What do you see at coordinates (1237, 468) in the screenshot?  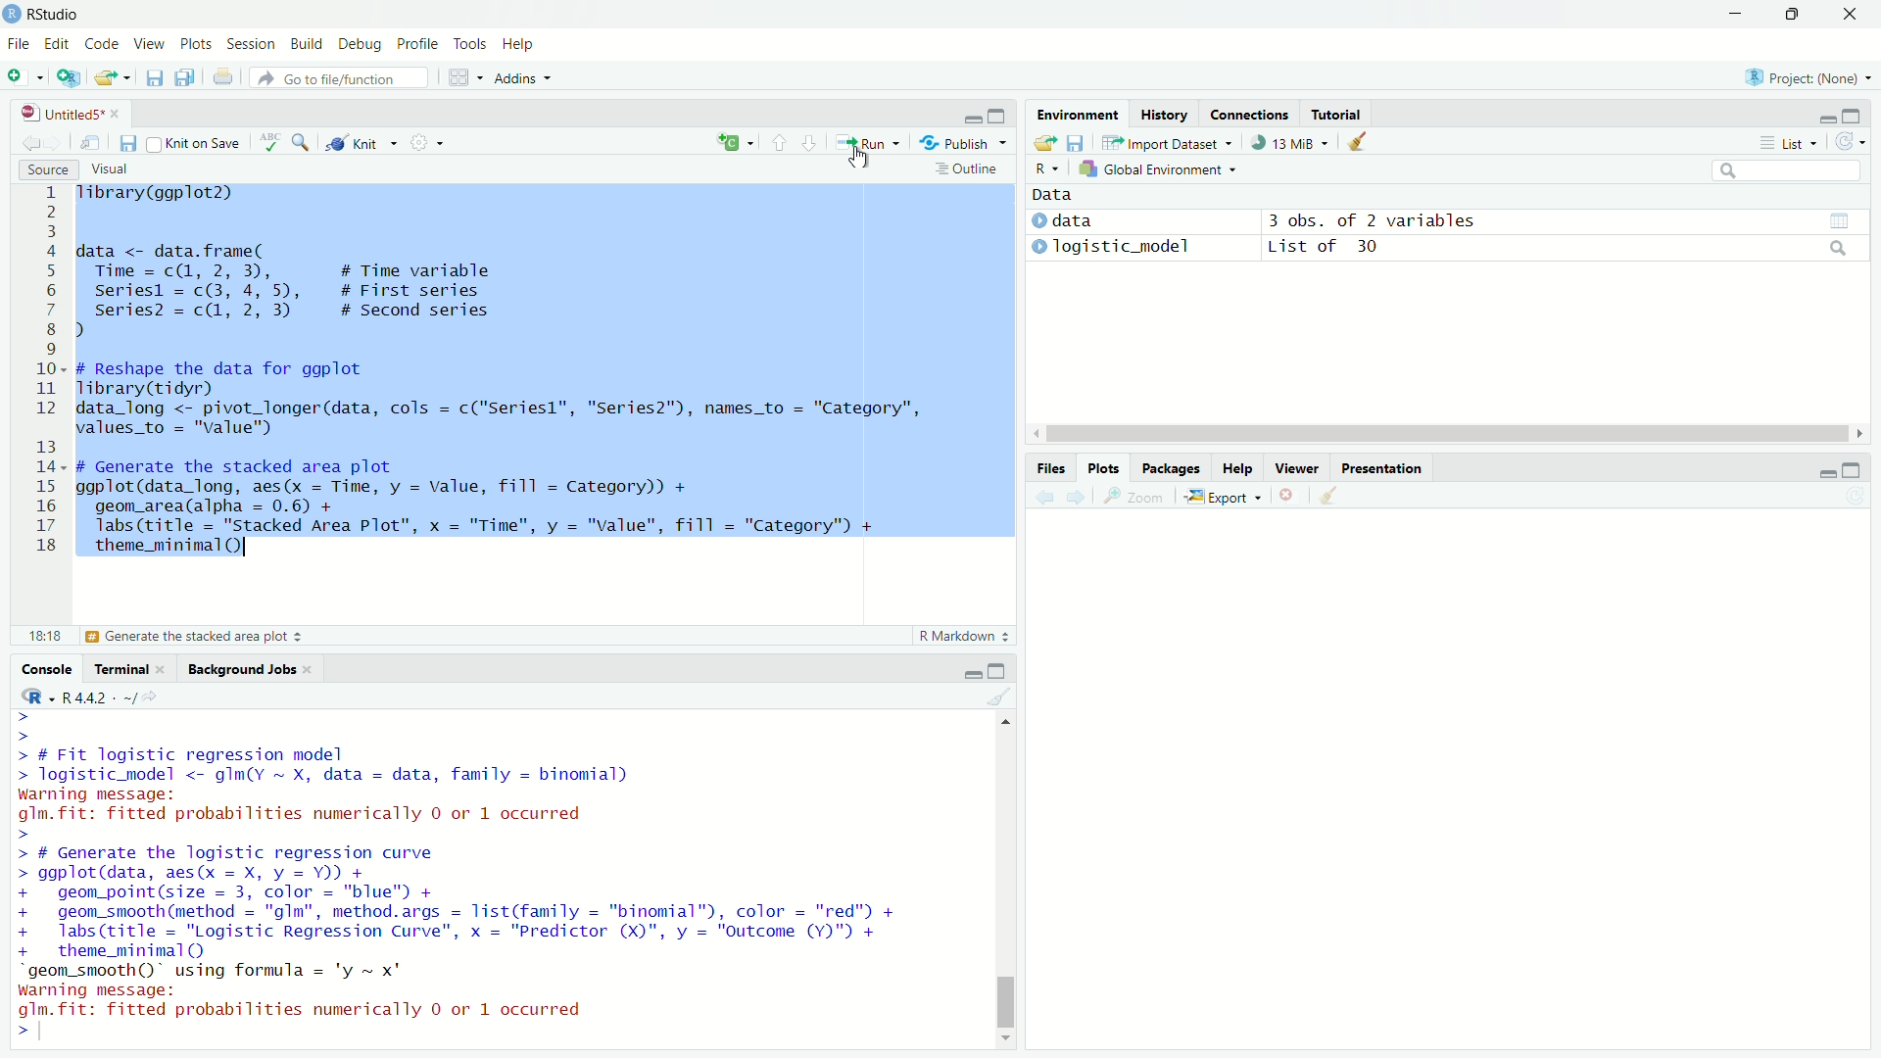 I see `Help.` at bounding box center [1237, 468].